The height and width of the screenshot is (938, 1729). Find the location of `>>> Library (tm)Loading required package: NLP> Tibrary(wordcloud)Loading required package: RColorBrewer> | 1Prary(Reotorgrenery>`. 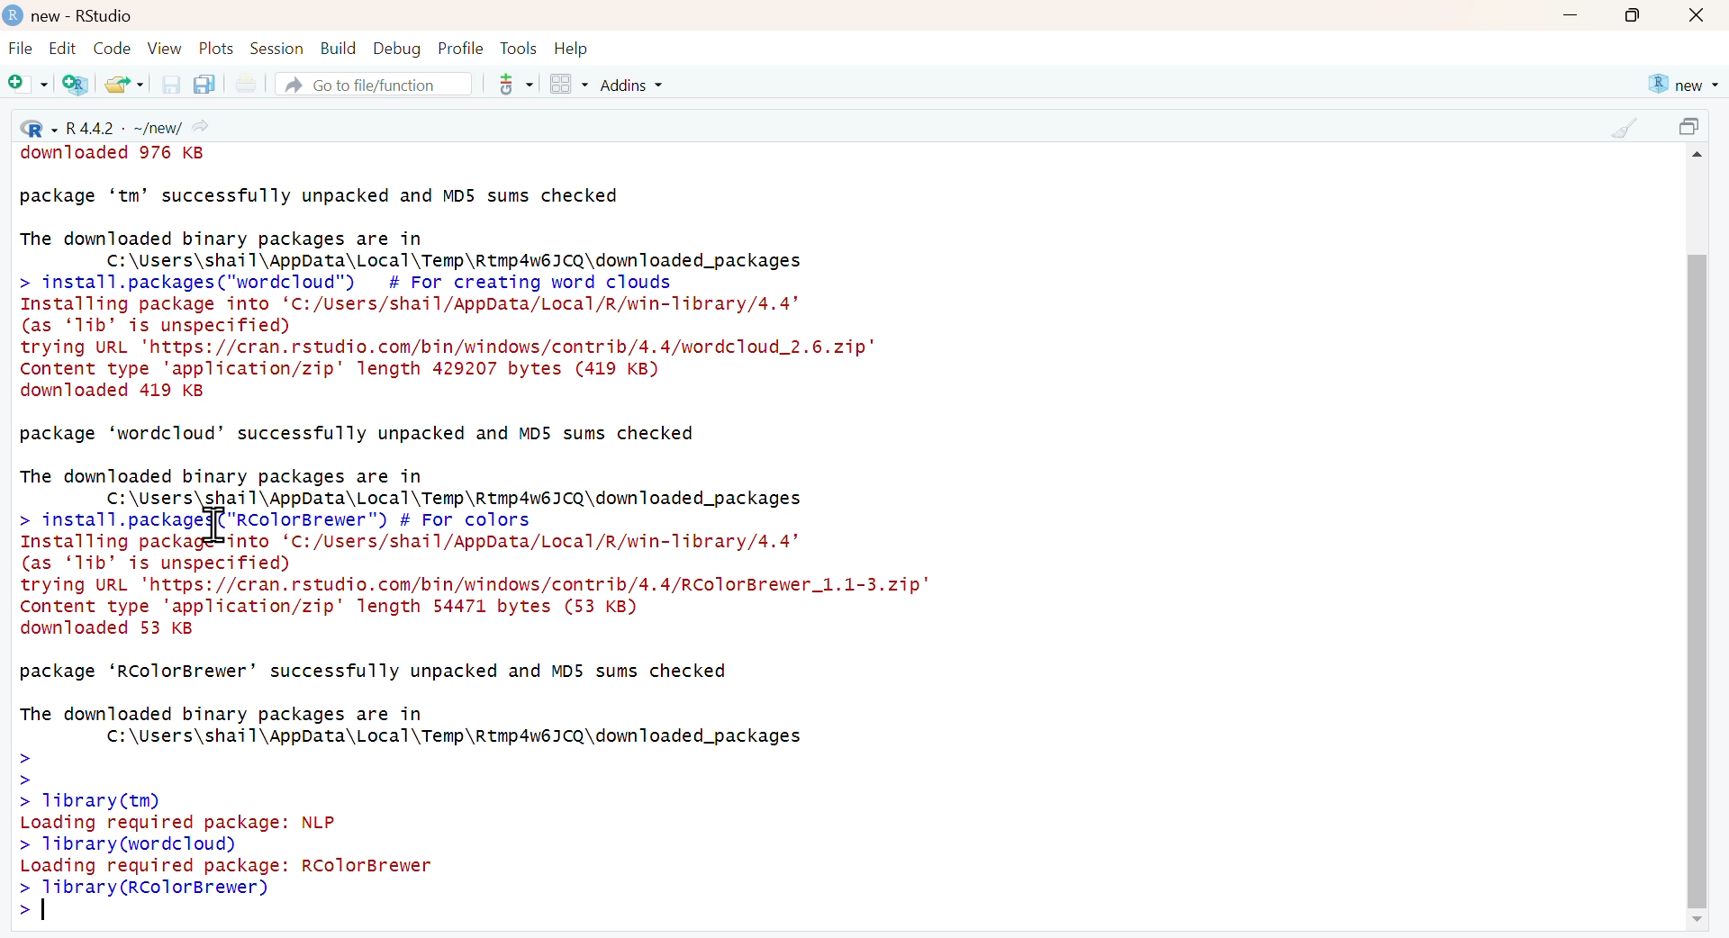

>>> Library (tm)Loading required package: NLP> Tibrary(wordcloud)Loading required package: RColorBrewer> | 1Prary(Reotorgrenery> is located at coordinates (245, 842).